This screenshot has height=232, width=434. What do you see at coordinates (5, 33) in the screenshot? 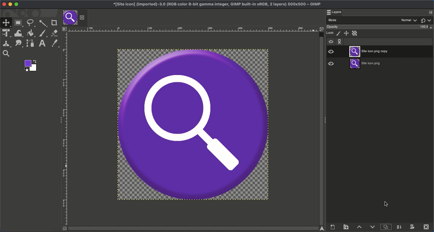
I see `Unified transformation` at bounding box center [5, 33].